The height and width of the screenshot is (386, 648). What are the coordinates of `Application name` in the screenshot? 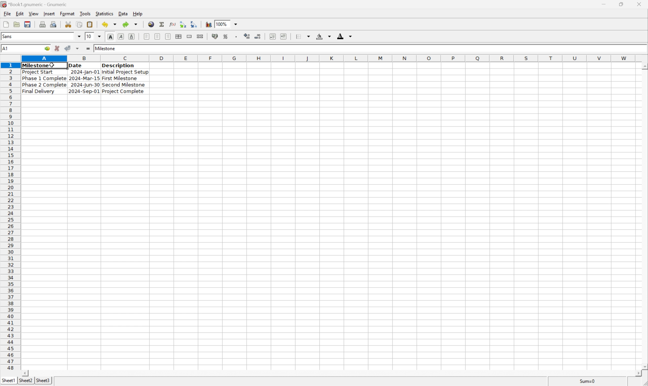 It's located at (35, 4).